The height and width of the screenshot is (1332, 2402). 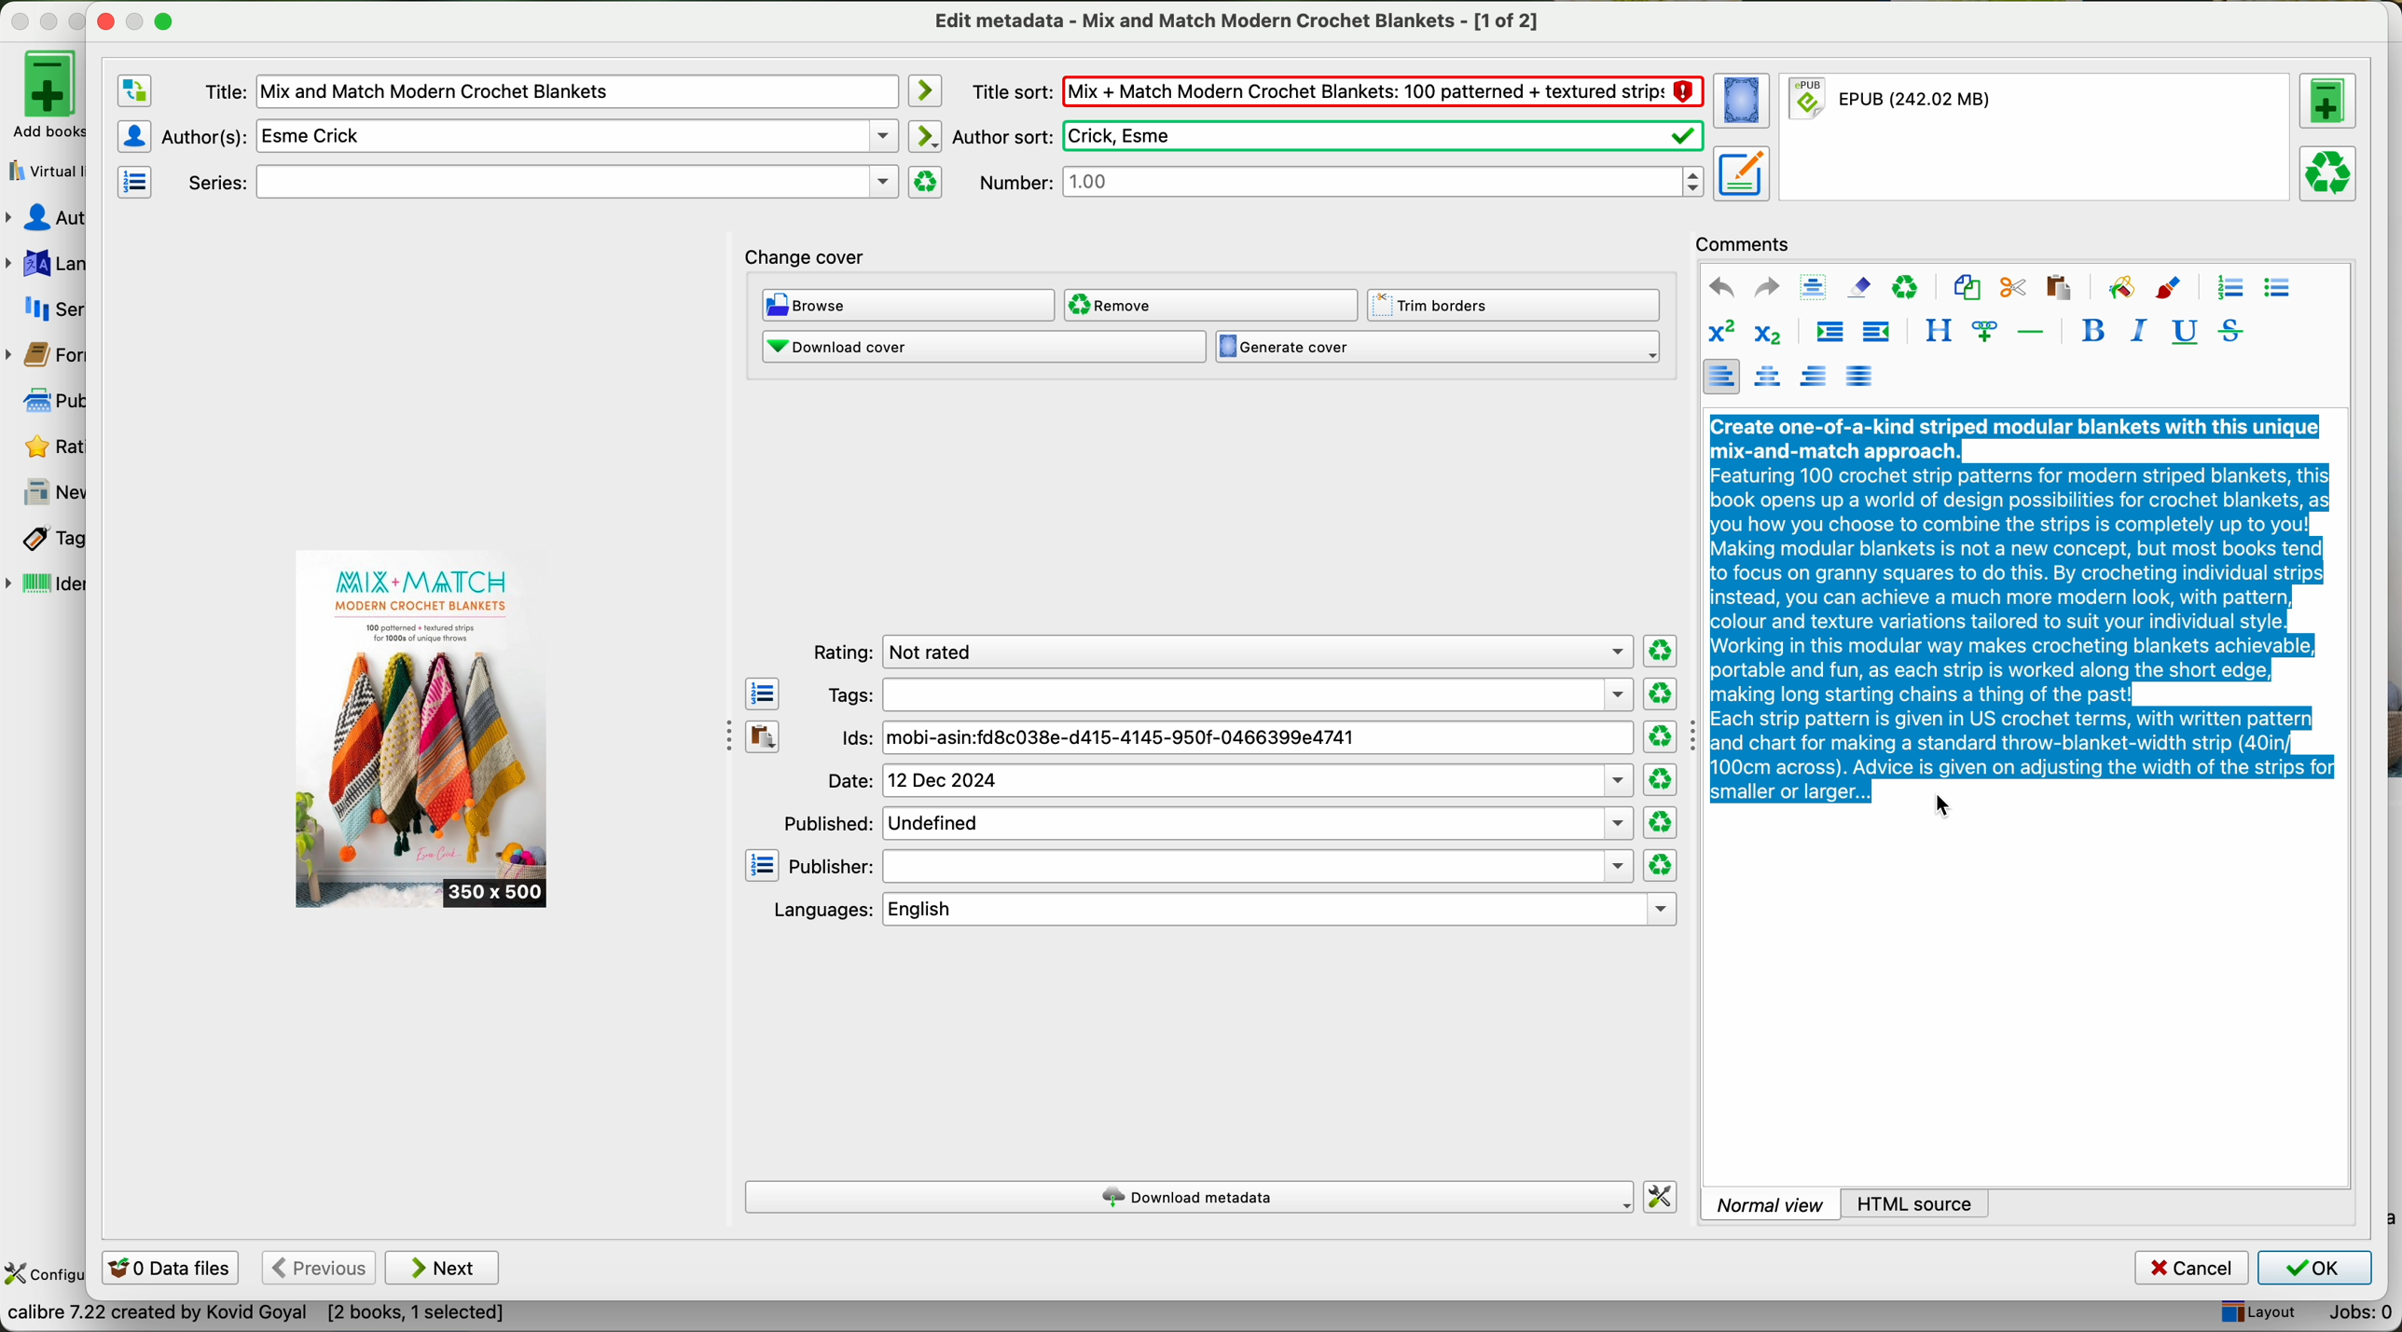 What do you see at coordinates (42, 165) in the screenshot?
I see `virtual library` at bounding box center [42, 165].